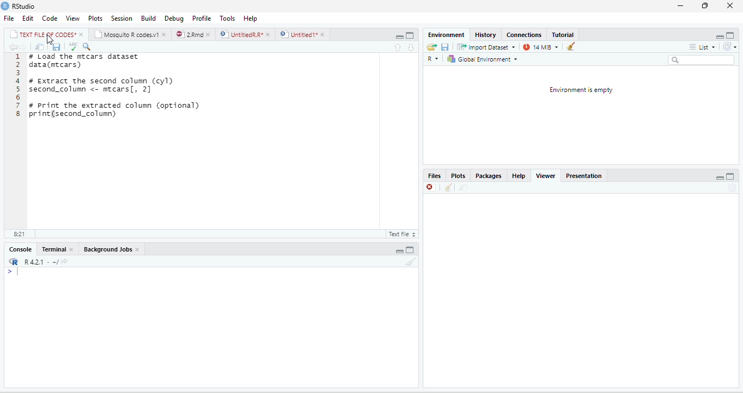 The image size is (743, 393). I want to click on list, so click(703, 47).